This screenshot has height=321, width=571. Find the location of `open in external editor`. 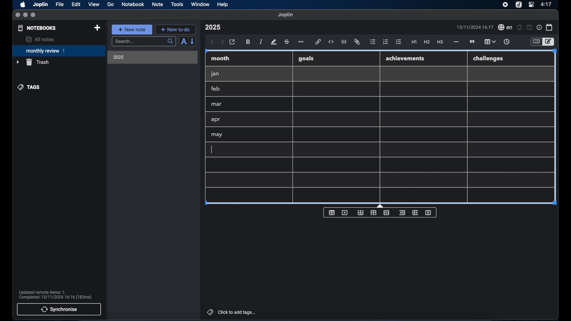

open in external editor is located at coordinates (233, 42).